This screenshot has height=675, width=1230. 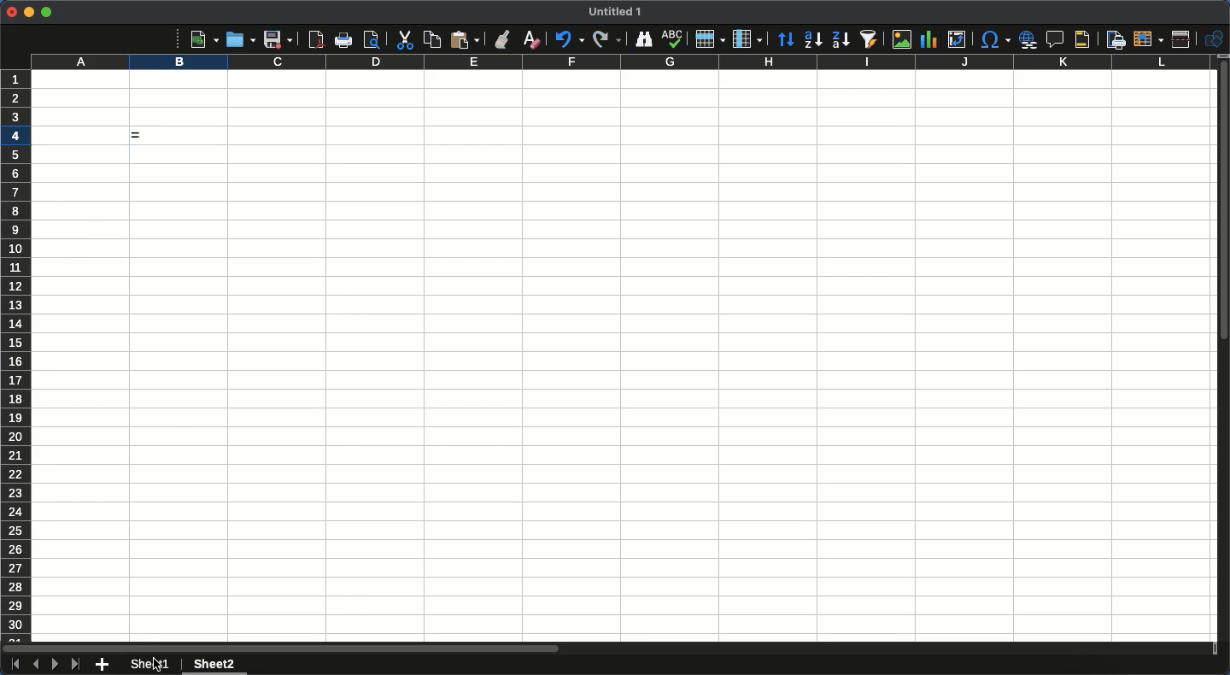 What do you see at coordinates (1149, 38) in the screenshot?
I see `Freeze rows and columns` at bounding box center [1149, 38].